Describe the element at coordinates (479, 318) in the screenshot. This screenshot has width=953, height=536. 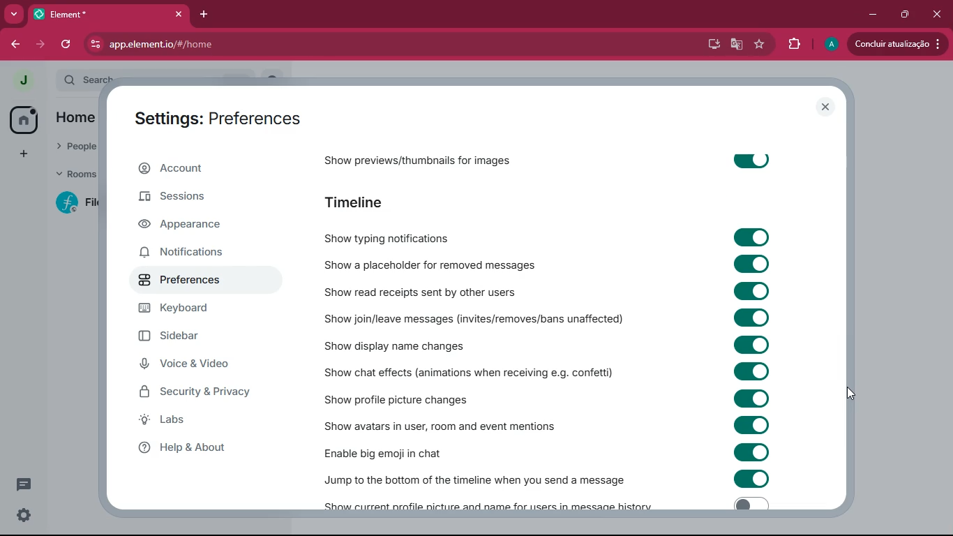
I see `show join / leave messages (invites/removes/ban unaffected)` at that location.